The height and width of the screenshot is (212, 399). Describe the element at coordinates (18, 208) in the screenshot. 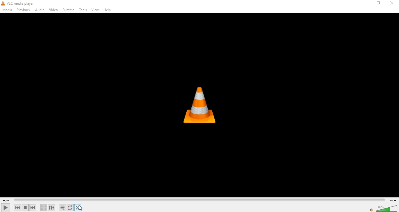

I see `previous media in the playlist` at that location.